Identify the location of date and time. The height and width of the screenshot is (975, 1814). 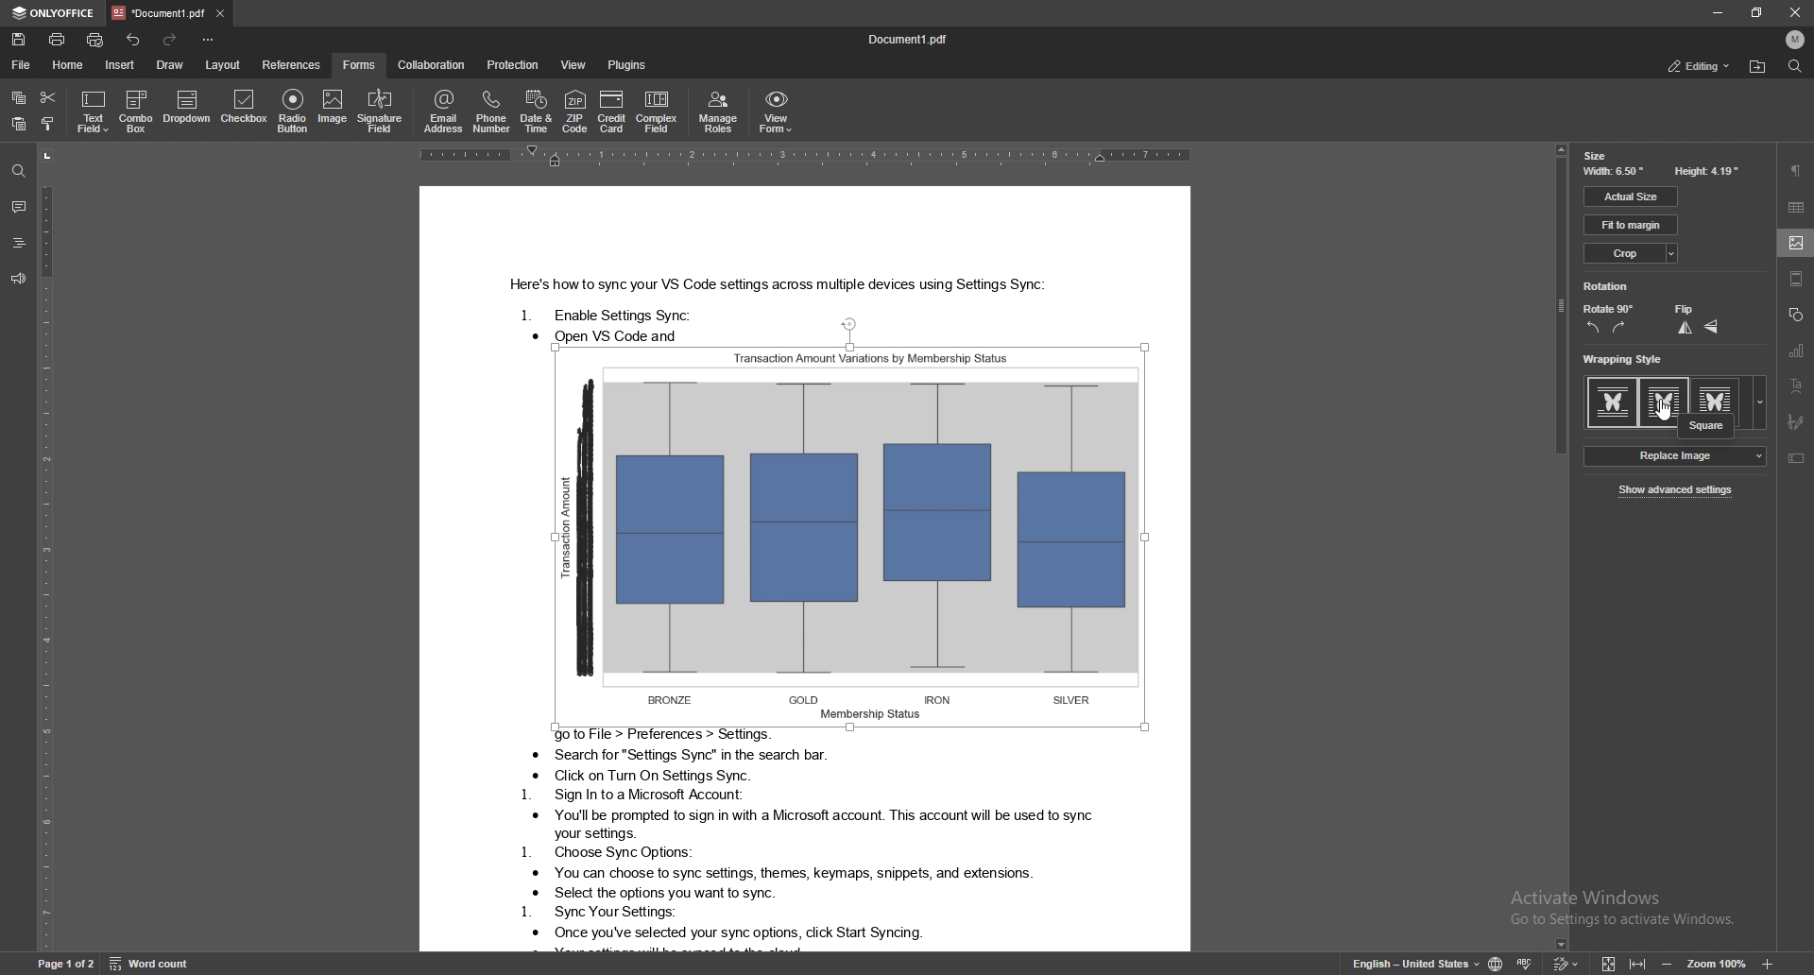
(536, 111).